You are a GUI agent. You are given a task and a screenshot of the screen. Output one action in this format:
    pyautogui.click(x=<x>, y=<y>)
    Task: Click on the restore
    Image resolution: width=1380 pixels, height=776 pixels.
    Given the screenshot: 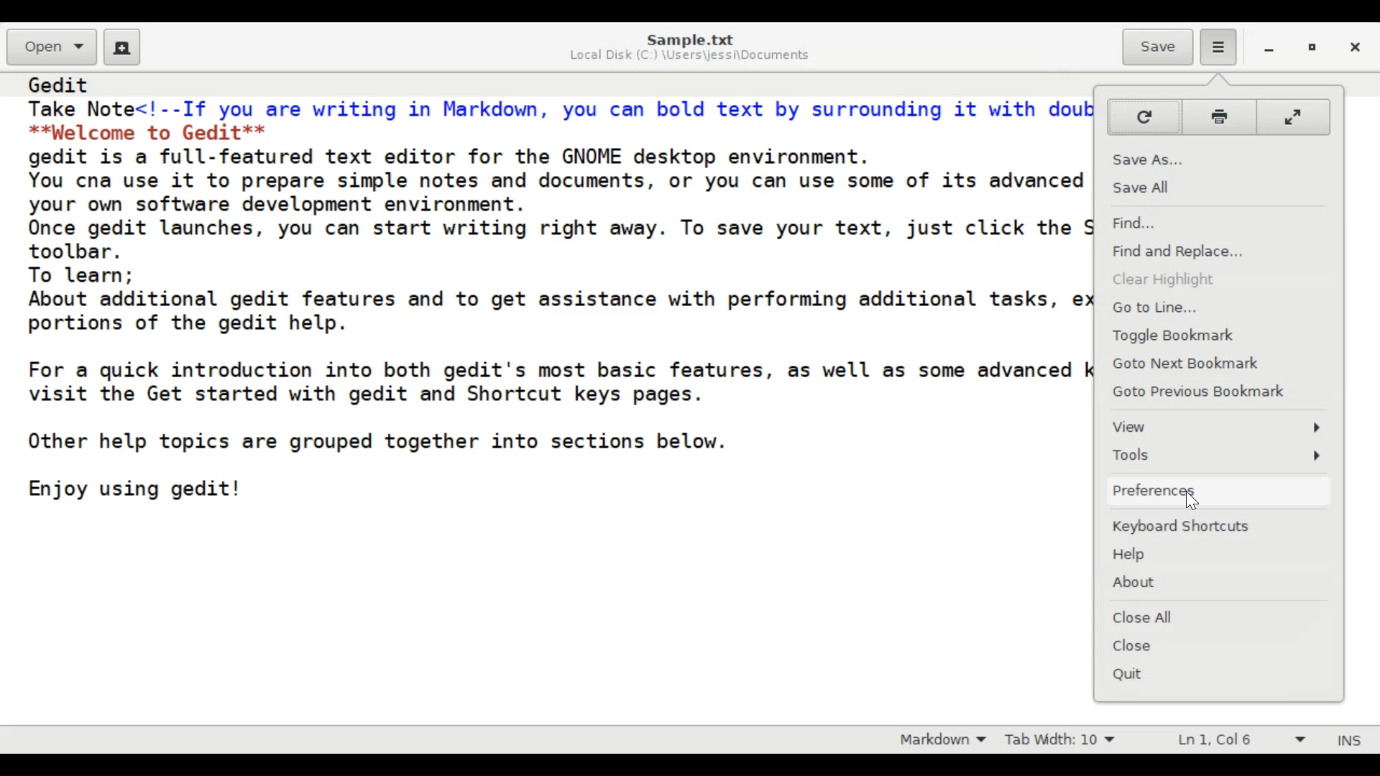 What is the action you would take?
    pyautogui.click(x=1316, y=50)
    